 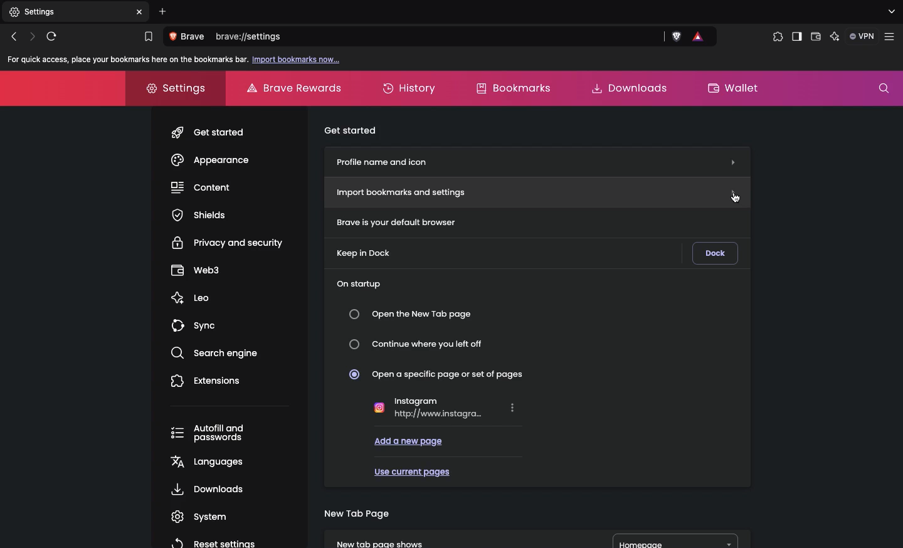 I want to click on New tab page shows, so click(x=451, y=538).